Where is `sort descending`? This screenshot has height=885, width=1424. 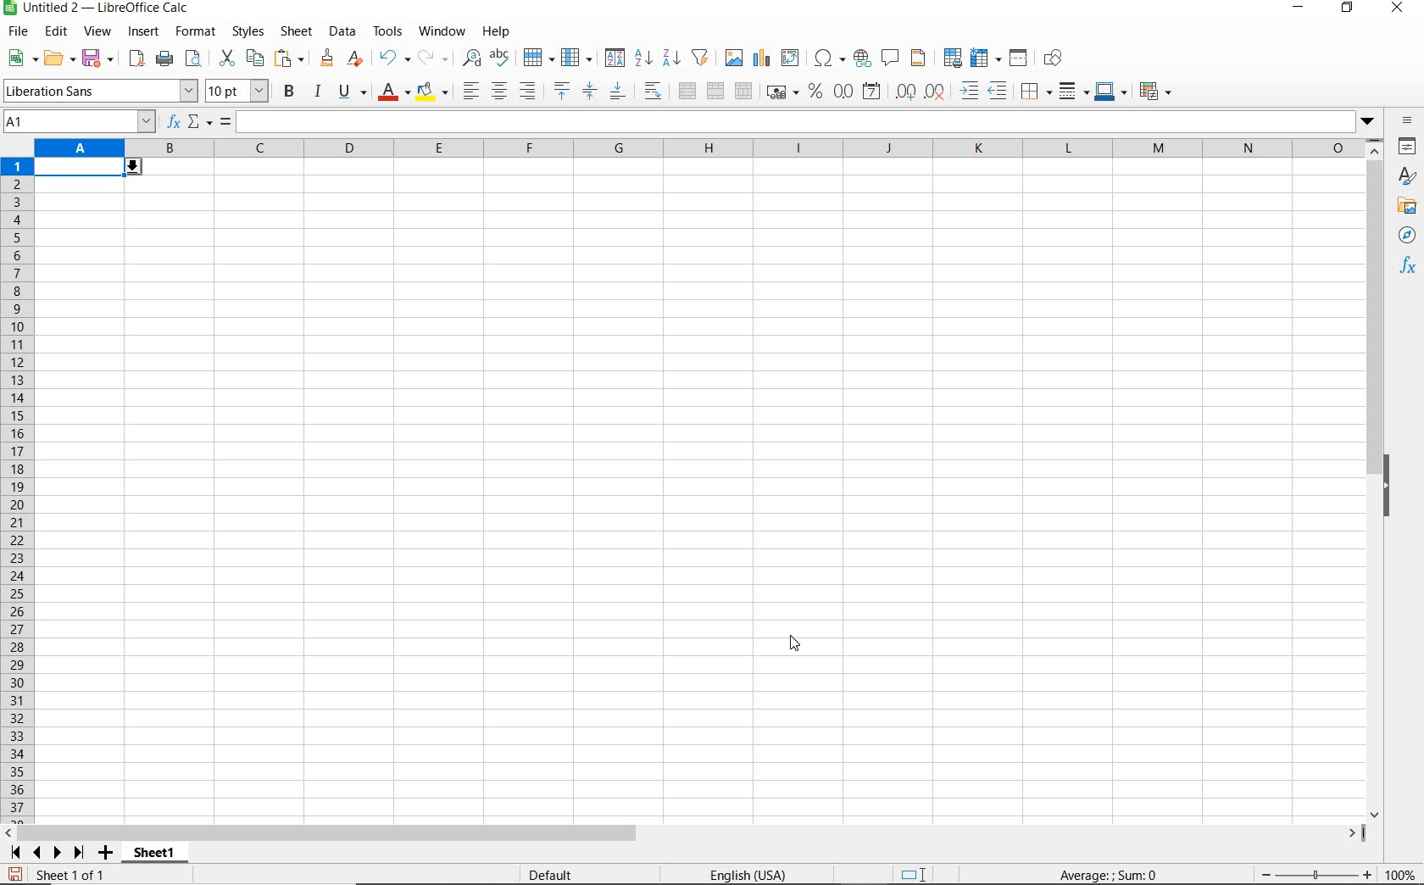
sort descending is located at coordinates (672, 57).